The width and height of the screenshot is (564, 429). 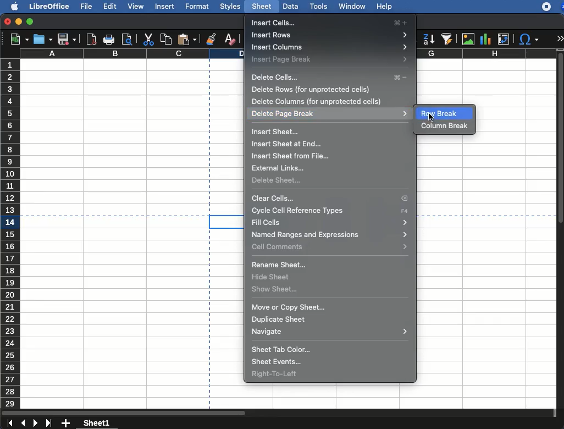 What do you see at coordinates (67, 39) in the screenshot?
I see `save` at bounding box center [67, 39].